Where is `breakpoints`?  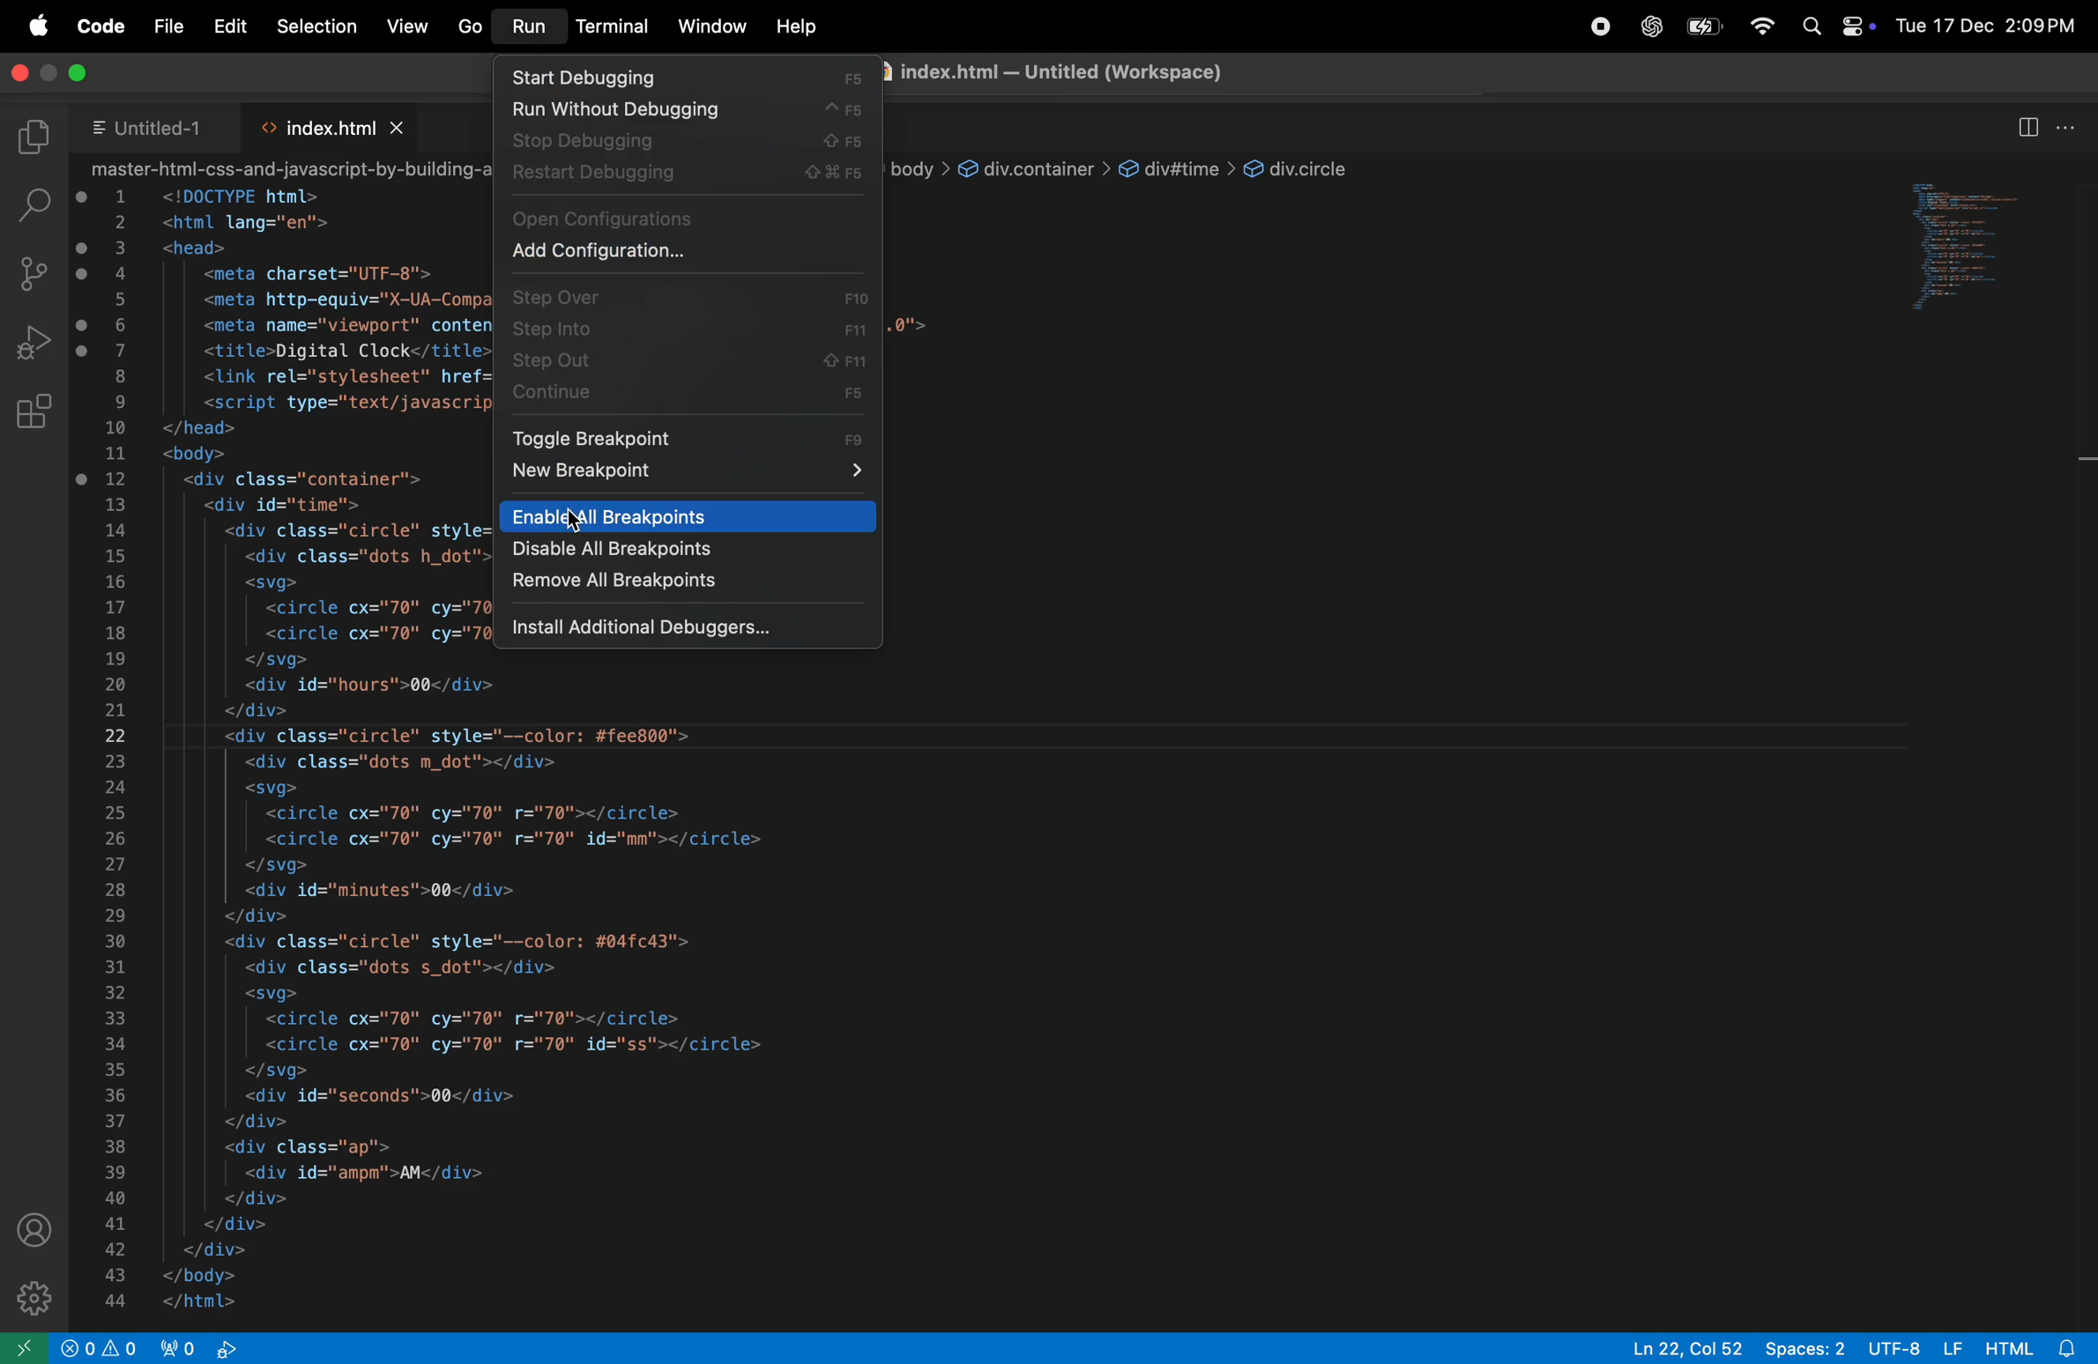
breakpoints is located at coordinates (83, 339).